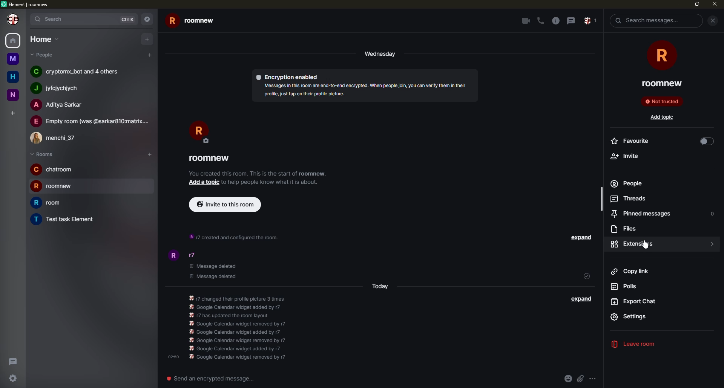 Image resolution: width=724 pixels, height=388 pixels. Describe the element at coordinates (57, 137) in the screenshot. I see `people` at that location.